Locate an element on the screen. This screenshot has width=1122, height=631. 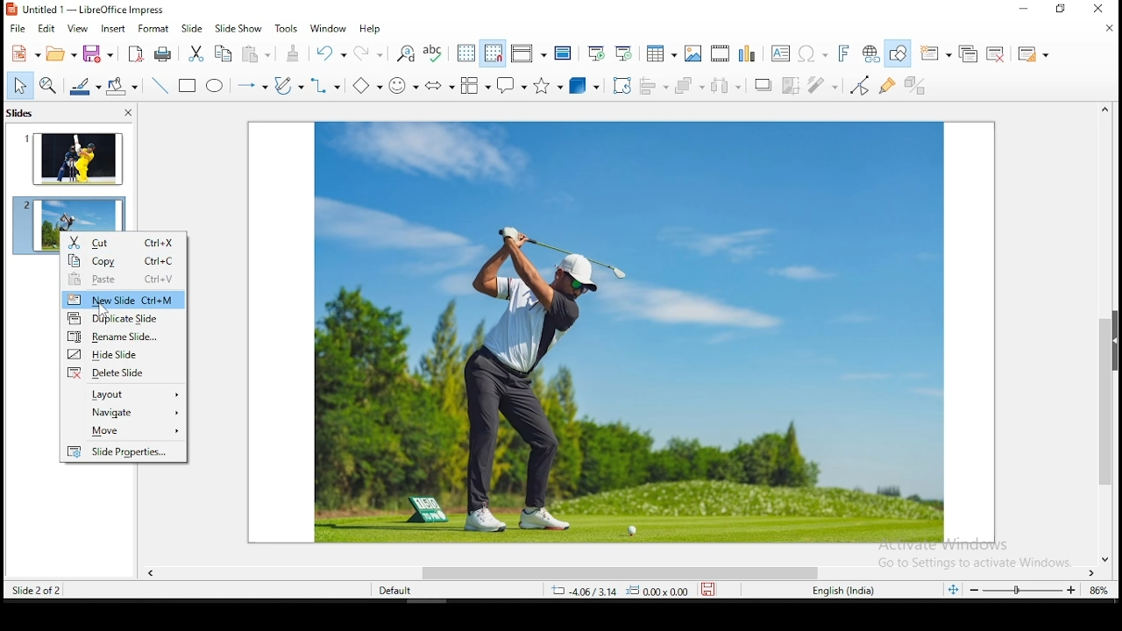
cut is located at coordinates (196, 53).